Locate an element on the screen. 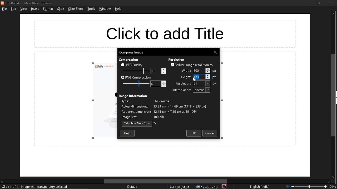  horizontal scrollbar is located at coordinates (165, 181).